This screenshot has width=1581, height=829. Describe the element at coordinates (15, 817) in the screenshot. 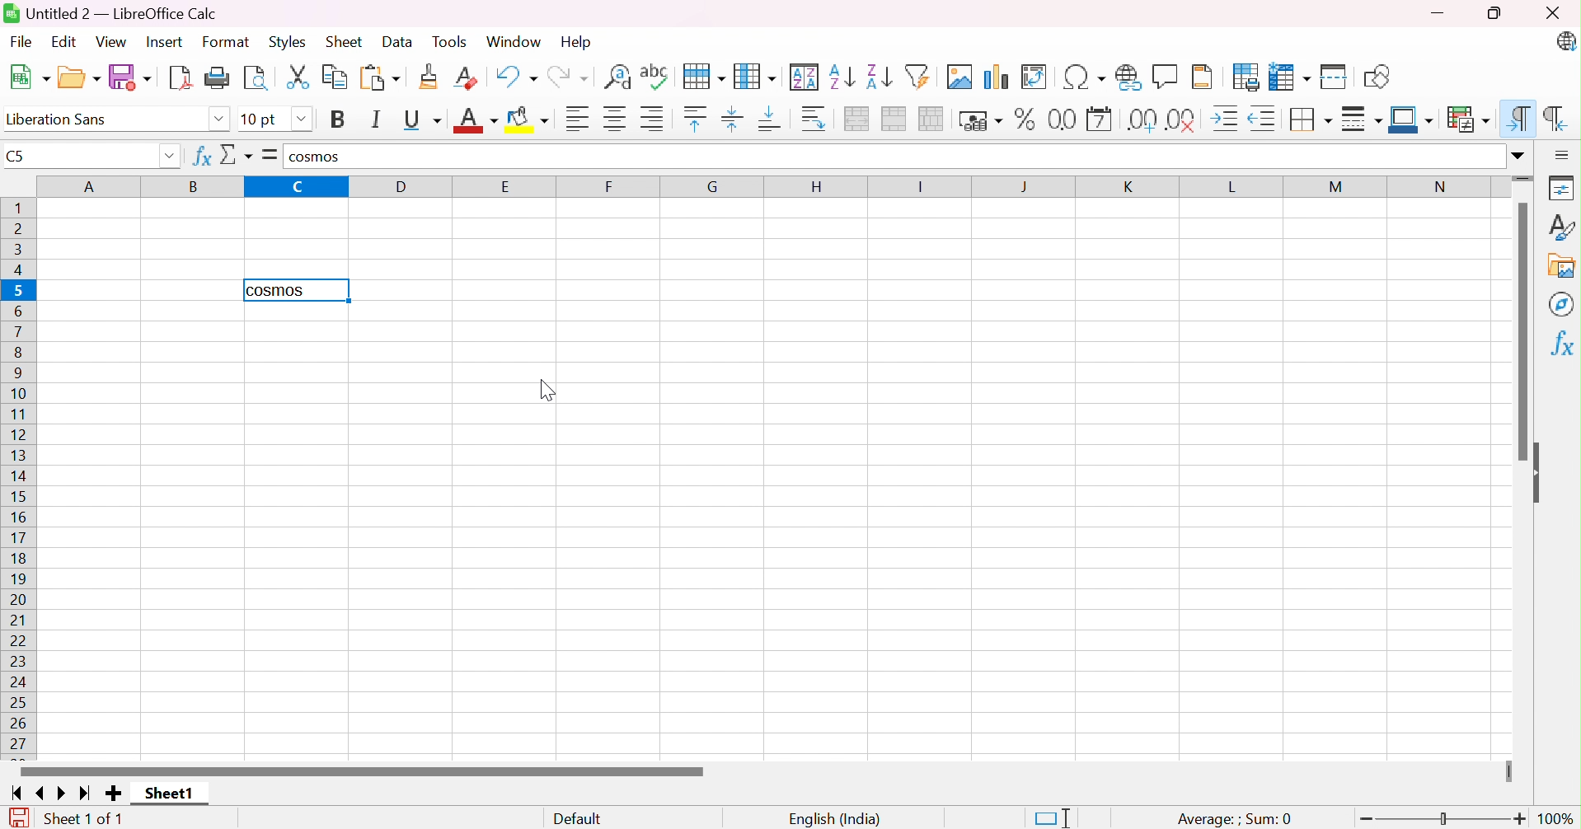

I see `The document has been modified. Click to save the document.` at that location.